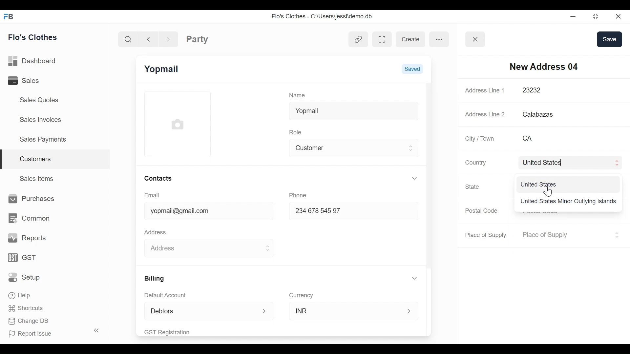 The width and height of the screenshot is (630, 354). What do you see at coordinates (410, 311) in the screenshot?
I see `Expand` at bounding box center [410, 311].